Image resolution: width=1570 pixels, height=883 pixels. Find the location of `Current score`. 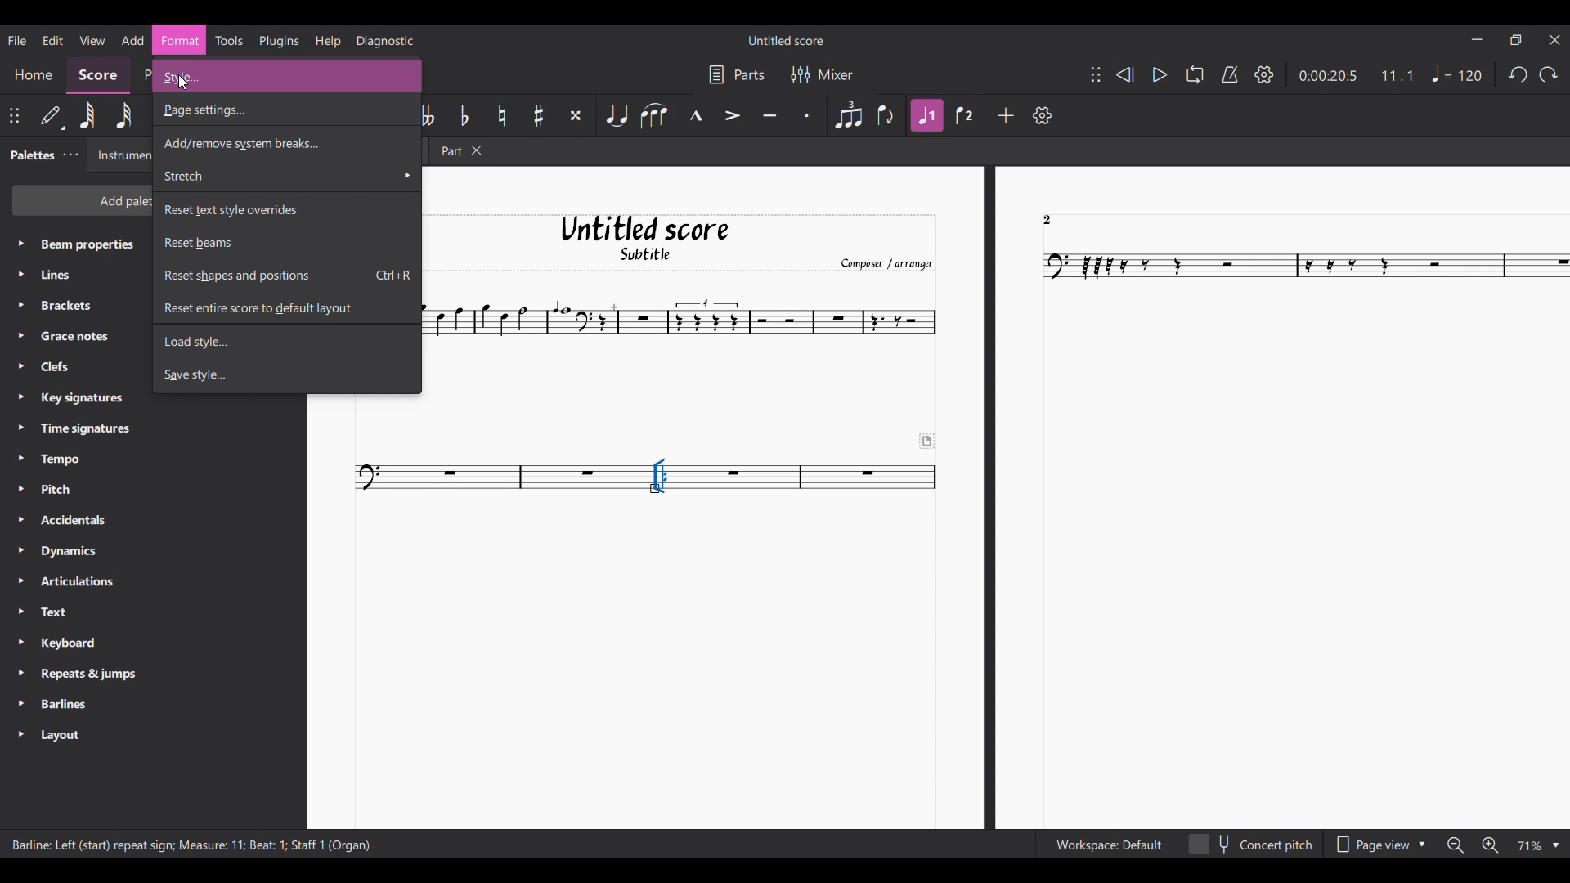

Current score is located at coordinates (998, 497).